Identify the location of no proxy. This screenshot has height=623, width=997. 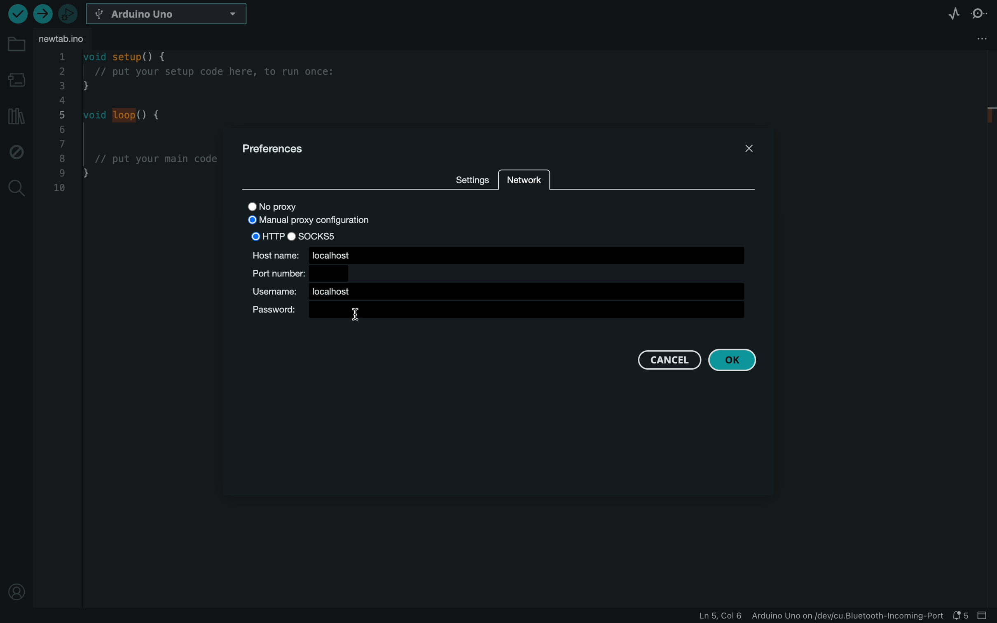
(294, 205).